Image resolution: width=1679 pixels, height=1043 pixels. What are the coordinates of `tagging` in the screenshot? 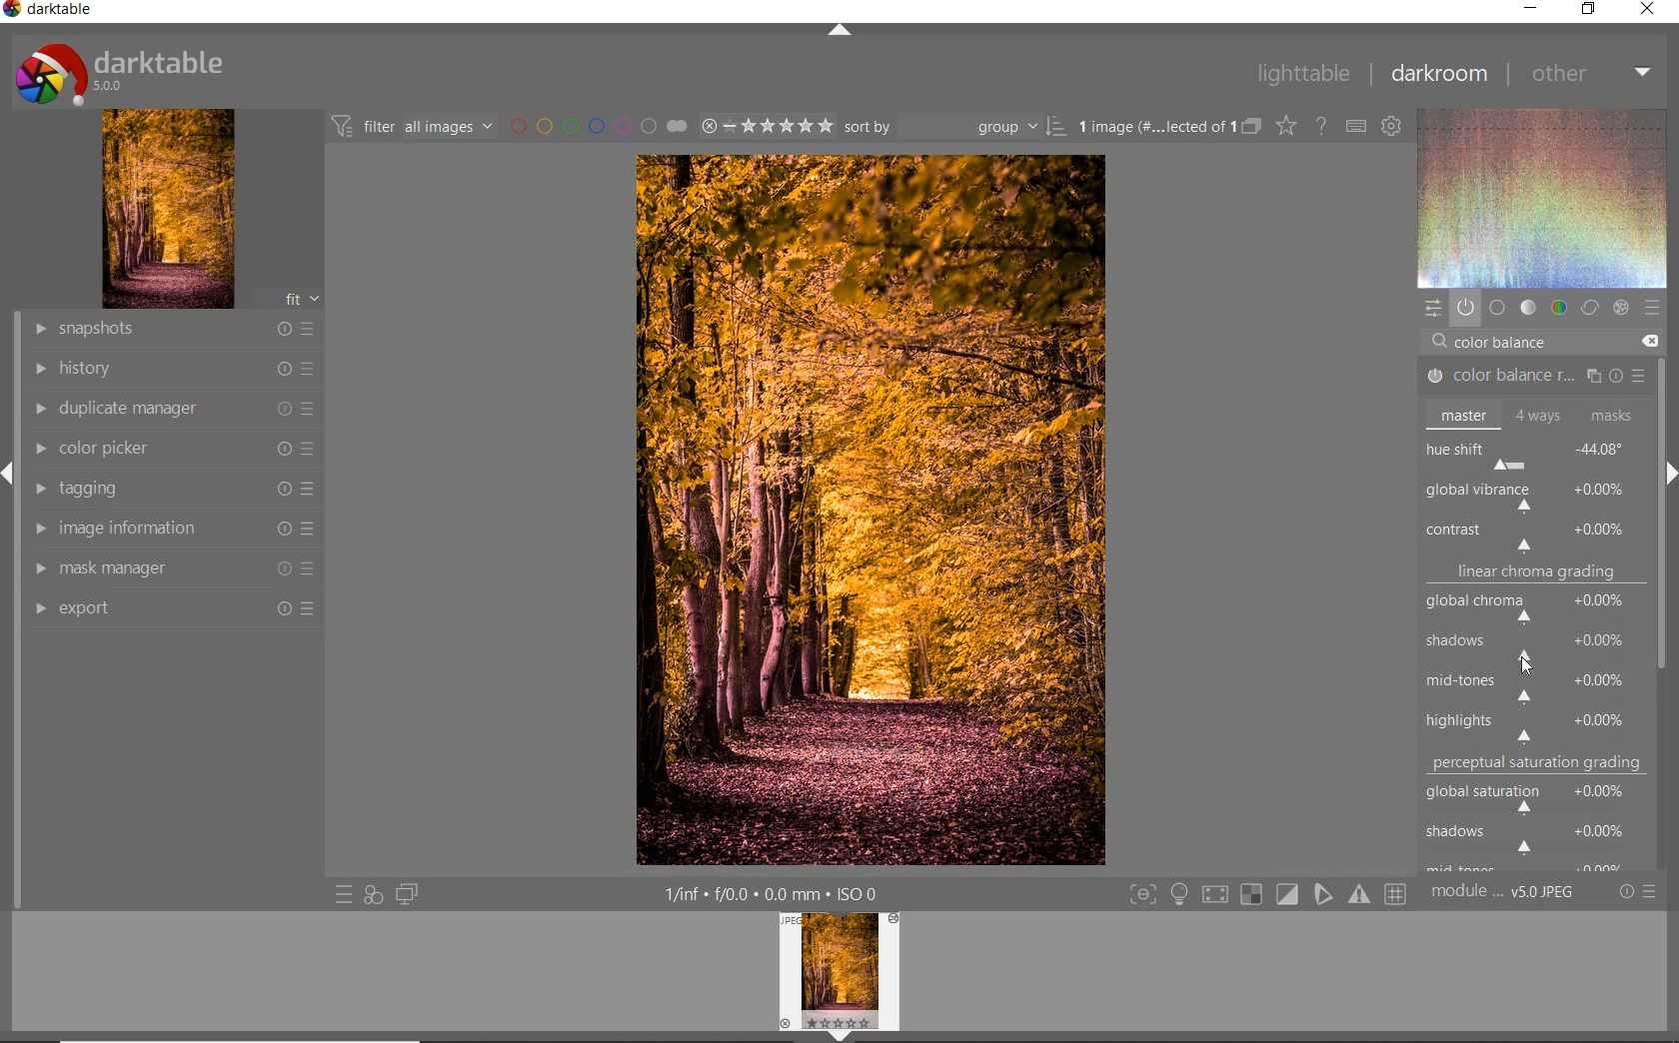 It's located at (172, 491).